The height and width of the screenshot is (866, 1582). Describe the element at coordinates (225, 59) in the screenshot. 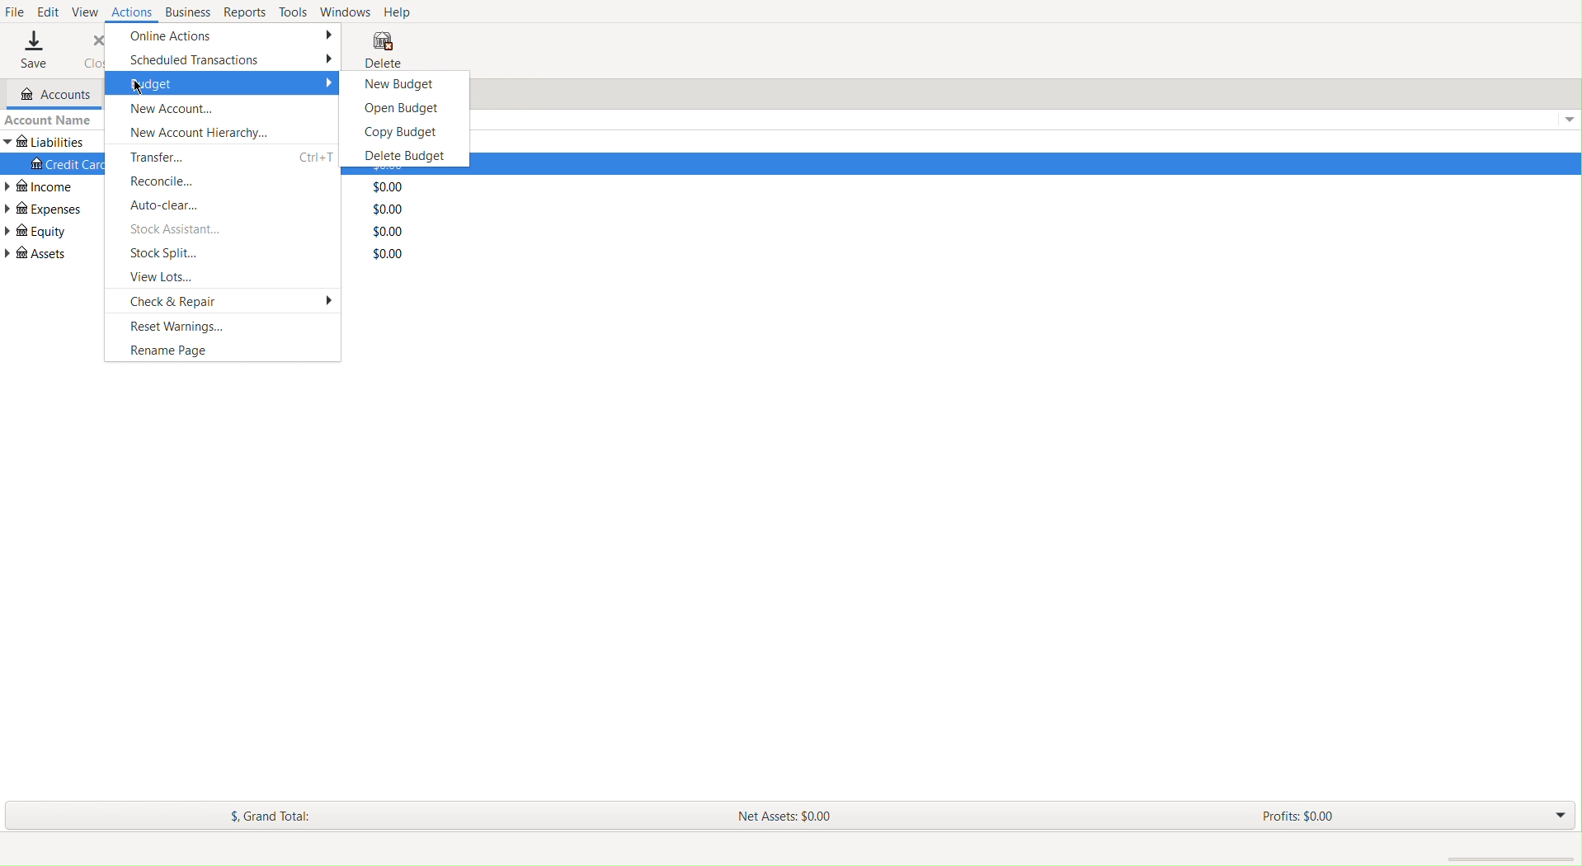

I see `Scheduled Transactions` at that location.